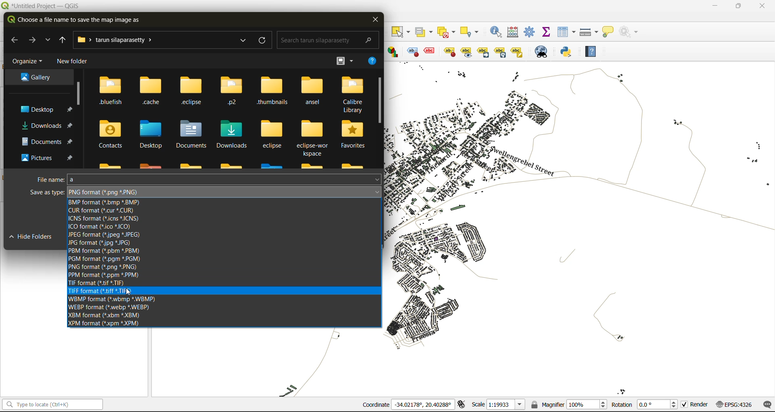  What do you see at coordinates (569, 404) in the screenshot?
I see `magnifier` at bounding box center [569, 404].